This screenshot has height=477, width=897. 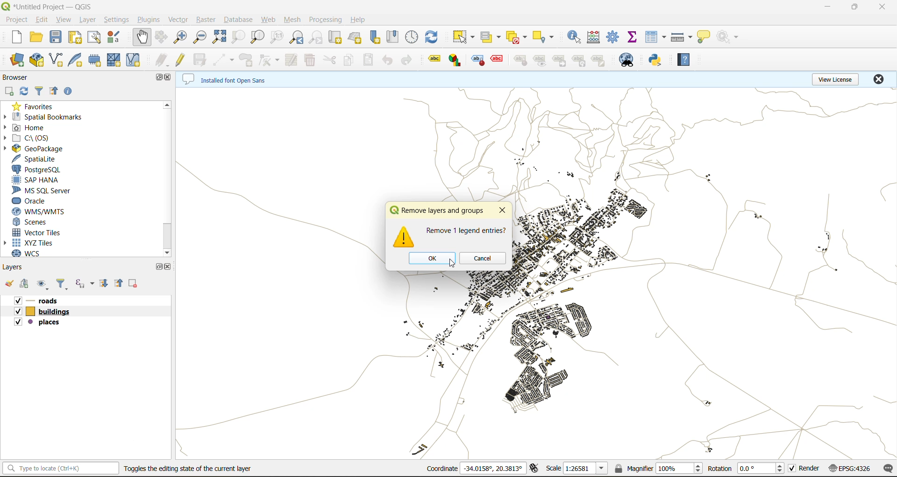 What do you see at coordinates (151, 20) in the screenshot?
I see `plugins` at bounding box center [151, 20].